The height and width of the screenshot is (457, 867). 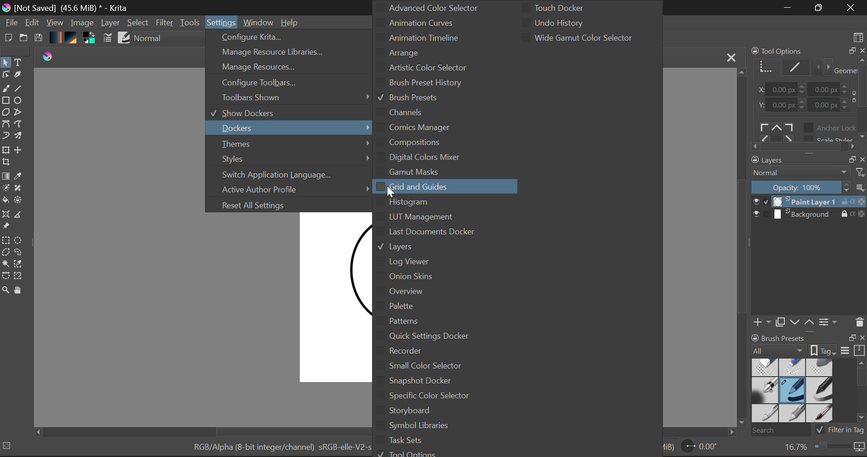 What do you see at coordinates (22, 138) in the screenshot?
I see `Multibrush Tool` at bounding box center [22, 138].